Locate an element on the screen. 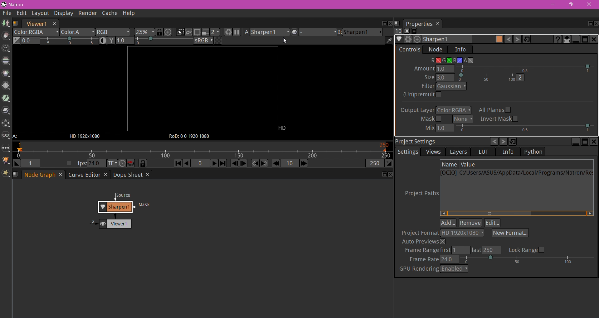  Previous Keyframe is located at coordinates (255, 164).